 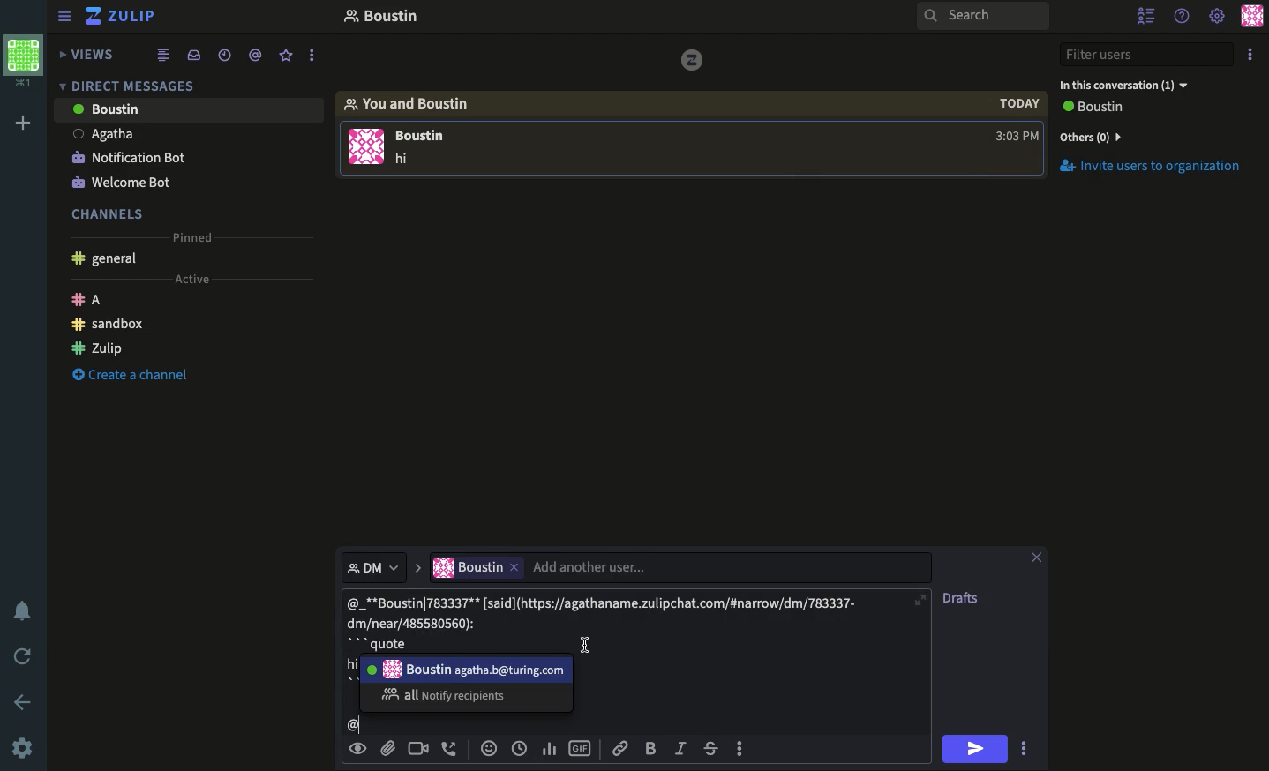 I want to click on User, so click(x=186, y=131).